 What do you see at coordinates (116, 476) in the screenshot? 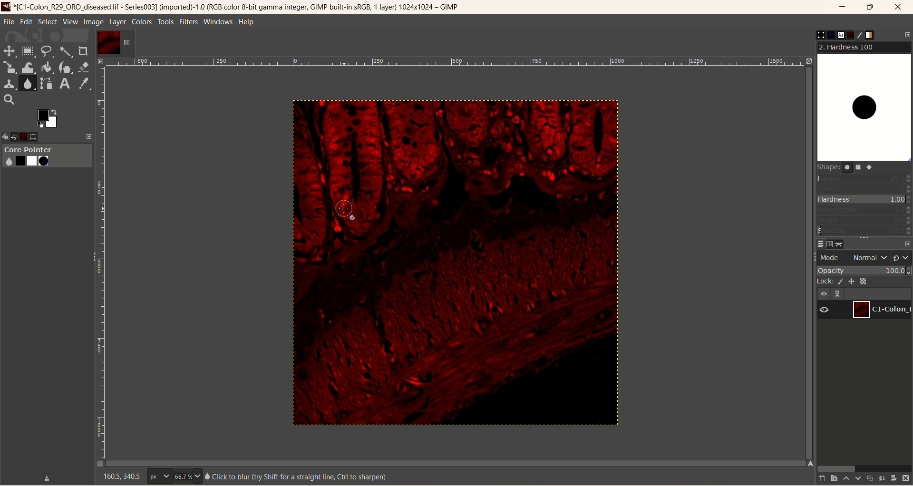
I see `coordinates` at bounding box center [116, 476].